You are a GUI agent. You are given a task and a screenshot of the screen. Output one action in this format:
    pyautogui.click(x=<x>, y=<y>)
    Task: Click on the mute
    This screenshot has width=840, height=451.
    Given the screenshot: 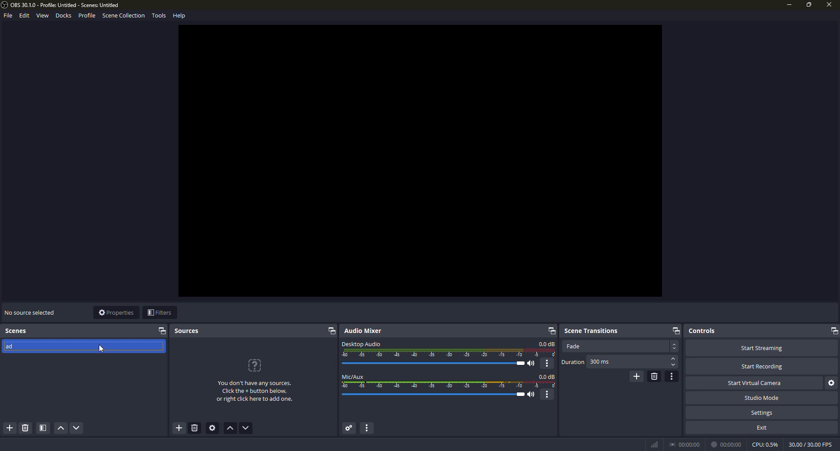 What is the action you would take?
    pyautogui.click(x=532, y=395)
    